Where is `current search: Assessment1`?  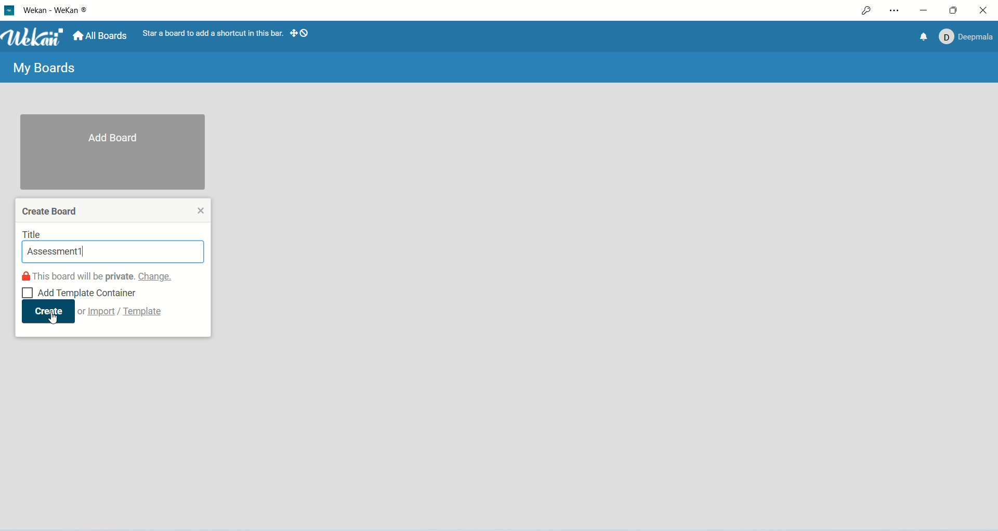 current search: Assessment1 is located at coordinates (114, 251).